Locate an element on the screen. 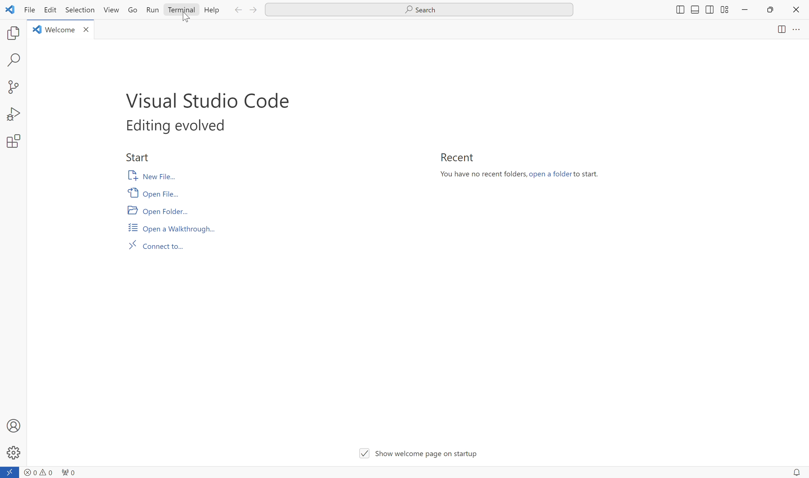 The width and height of the screenshot is (809, 478). icon is located at coordinates (10, 9).